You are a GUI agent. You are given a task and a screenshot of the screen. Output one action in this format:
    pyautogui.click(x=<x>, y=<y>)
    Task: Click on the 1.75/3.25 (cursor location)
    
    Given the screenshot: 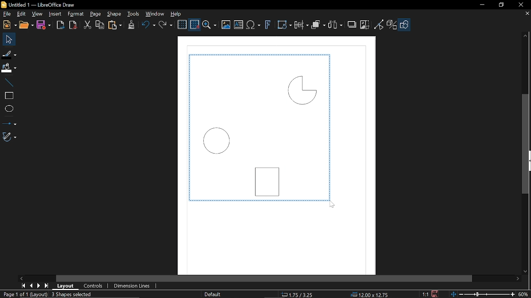 What is the action you would take?
    pyautogui.click(x=299, y=293)
    